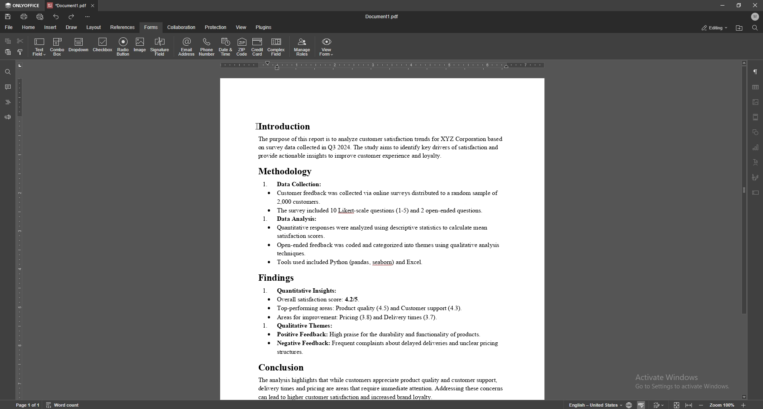 Image resolution: width=763 pixels, height=409 pixels. I want to click on text box, so click(755, 193).